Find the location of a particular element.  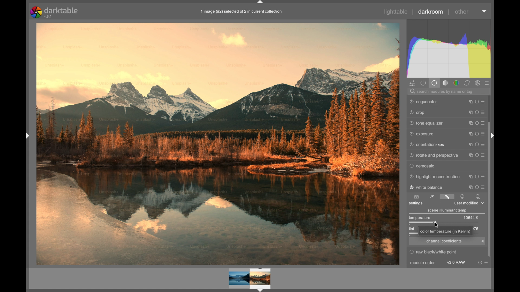

scene illuminant temp is located at coordinates (447, 211).